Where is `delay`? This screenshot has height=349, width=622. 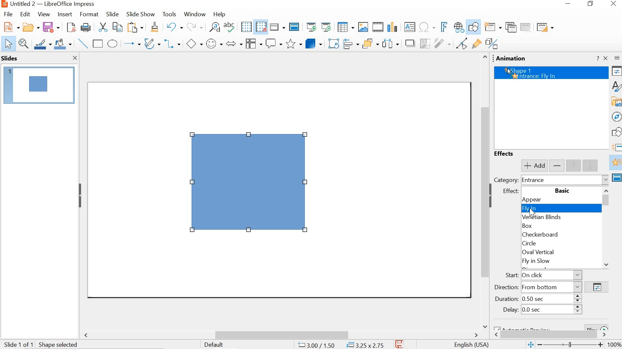
delay is located at coordinates (540, 310).